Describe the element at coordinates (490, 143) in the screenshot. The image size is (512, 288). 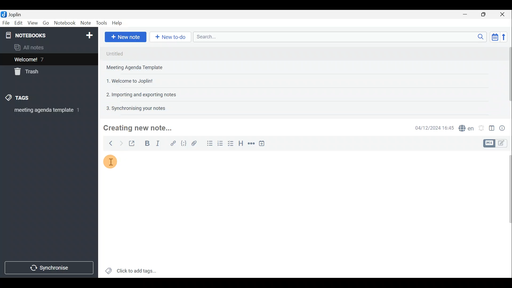
I see `Toggle editors` at that location.